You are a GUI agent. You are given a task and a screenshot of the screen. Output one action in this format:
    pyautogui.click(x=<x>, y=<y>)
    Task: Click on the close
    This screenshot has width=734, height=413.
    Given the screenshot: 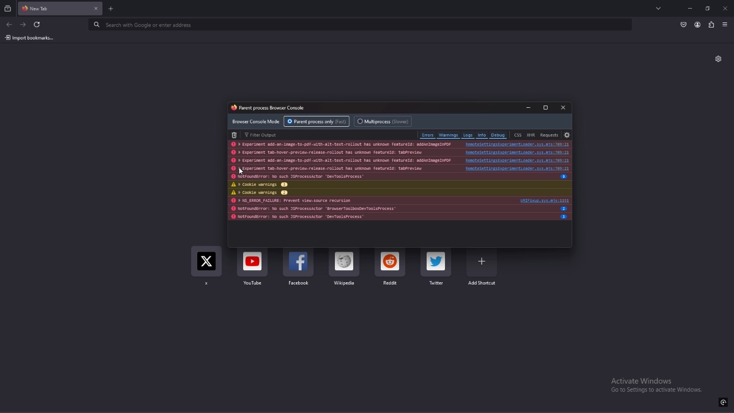 What is the action you would take?
    pyautogui.click(x=563, y=107)
    